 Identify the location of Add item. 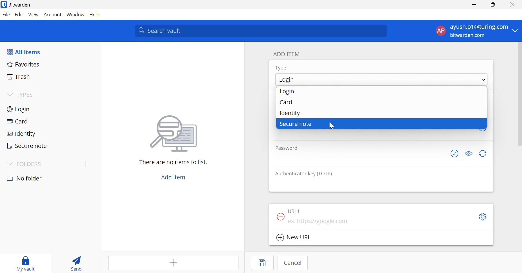
(173, 178).